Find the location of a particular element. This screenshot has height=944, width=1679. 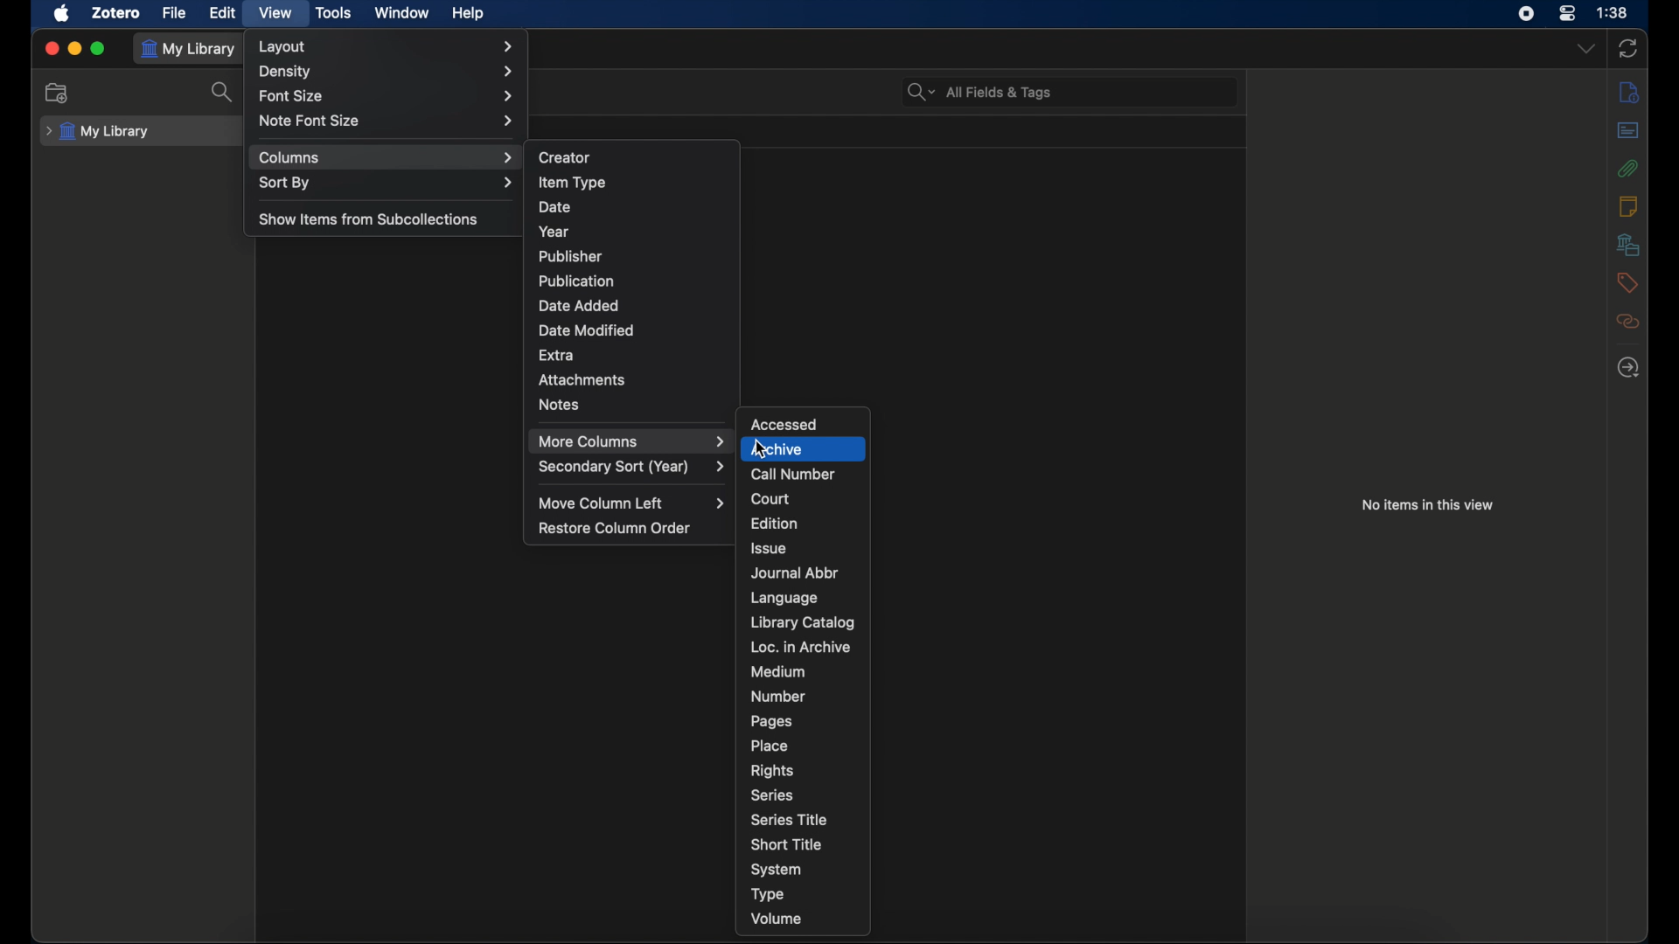

screen recorder is located at coordinates (1526, 14).